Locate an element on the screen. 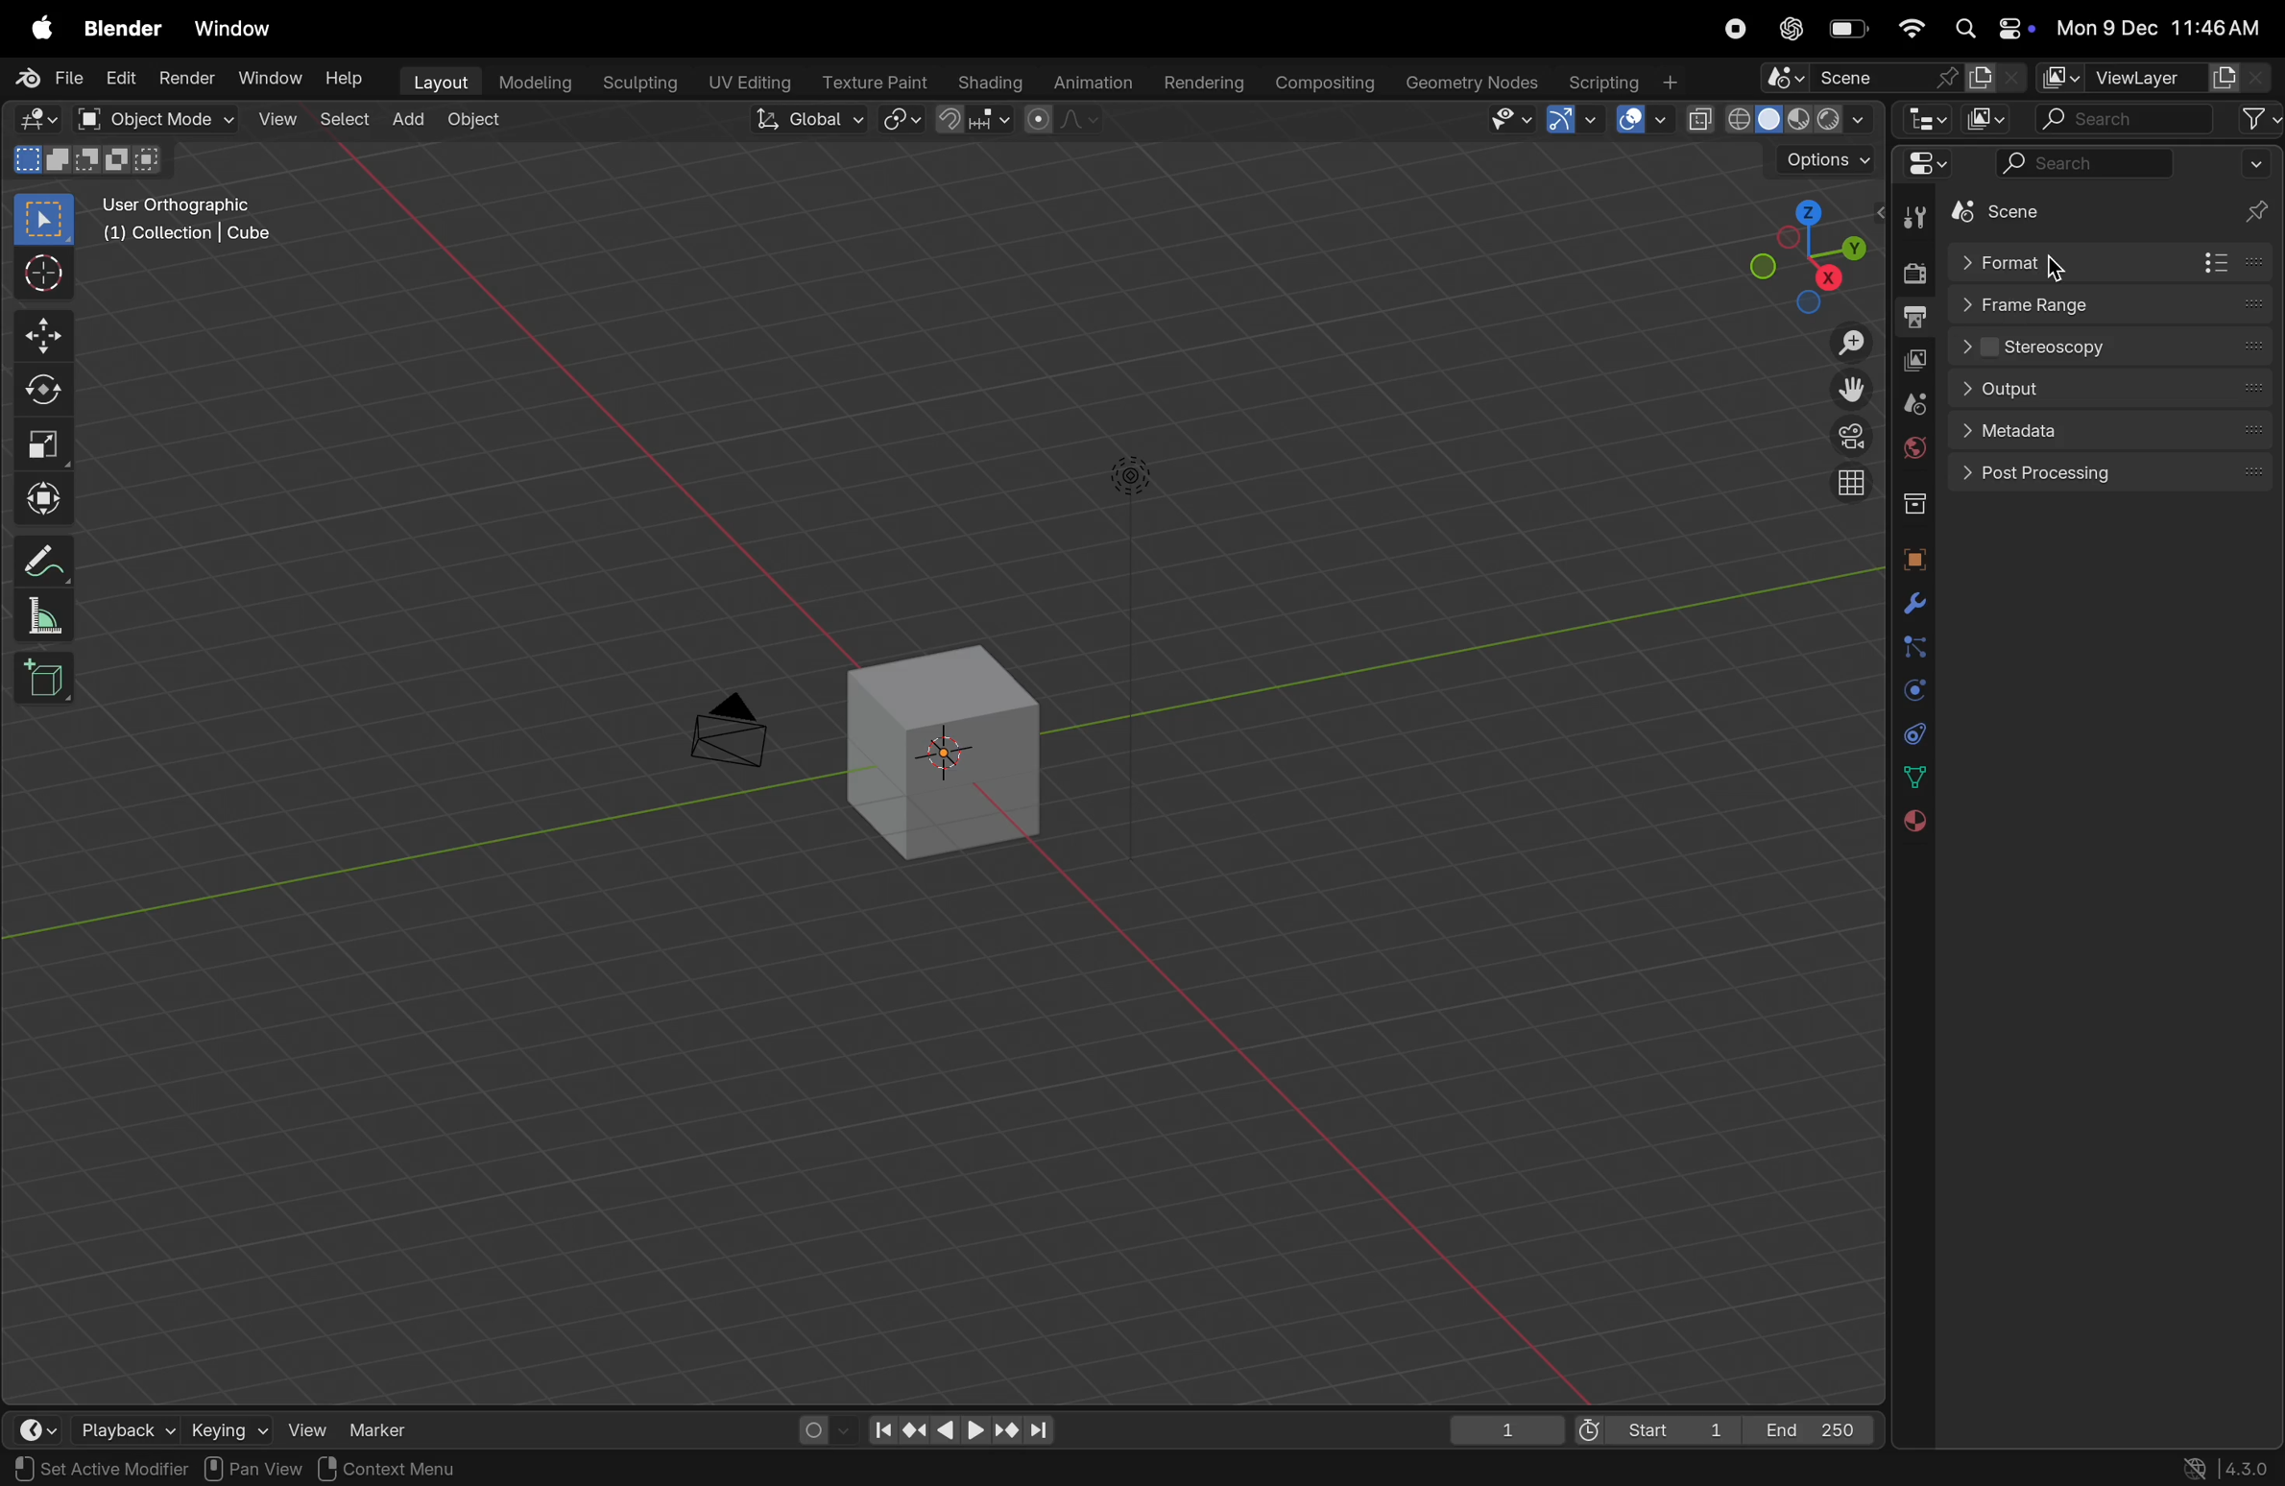 Image resolution: width=2285 pixels, height=1486 pixels. tool is located at coordinates (1915, 219).